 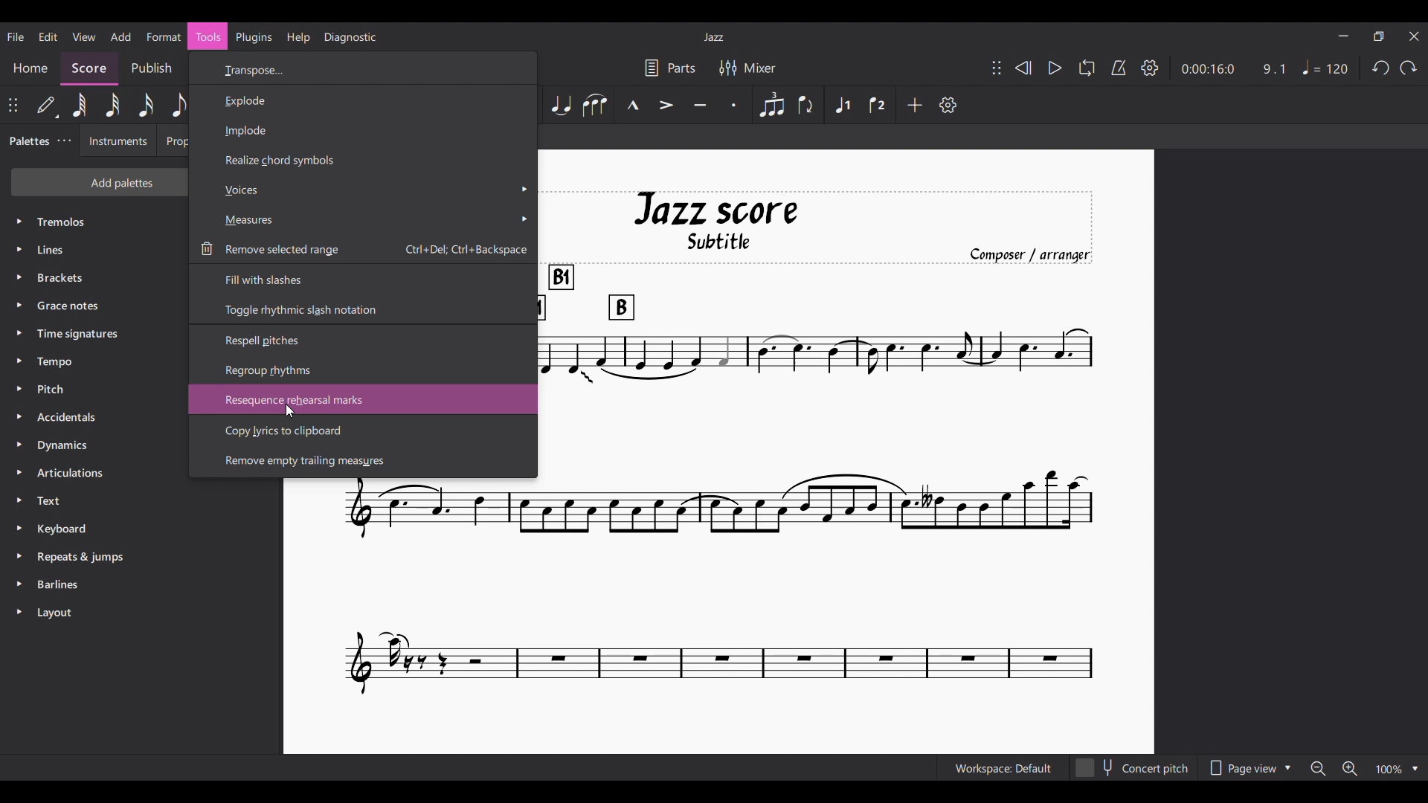 What do you see at coordinates (362, 278) in the screenshot?
I see `Fill with slashes` at bounding box center [362, 278].